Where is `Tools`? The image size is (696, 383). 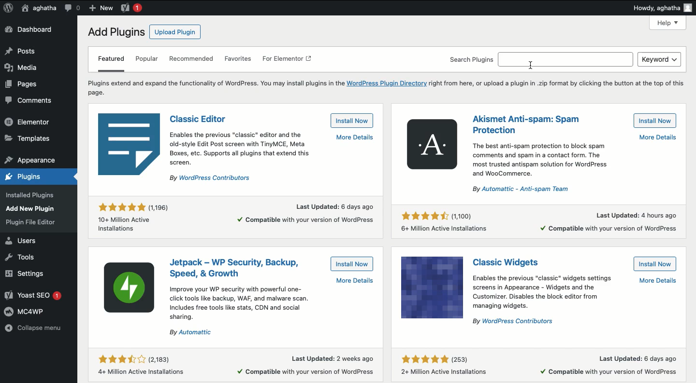 Tools is located at coordinates (24, 258).